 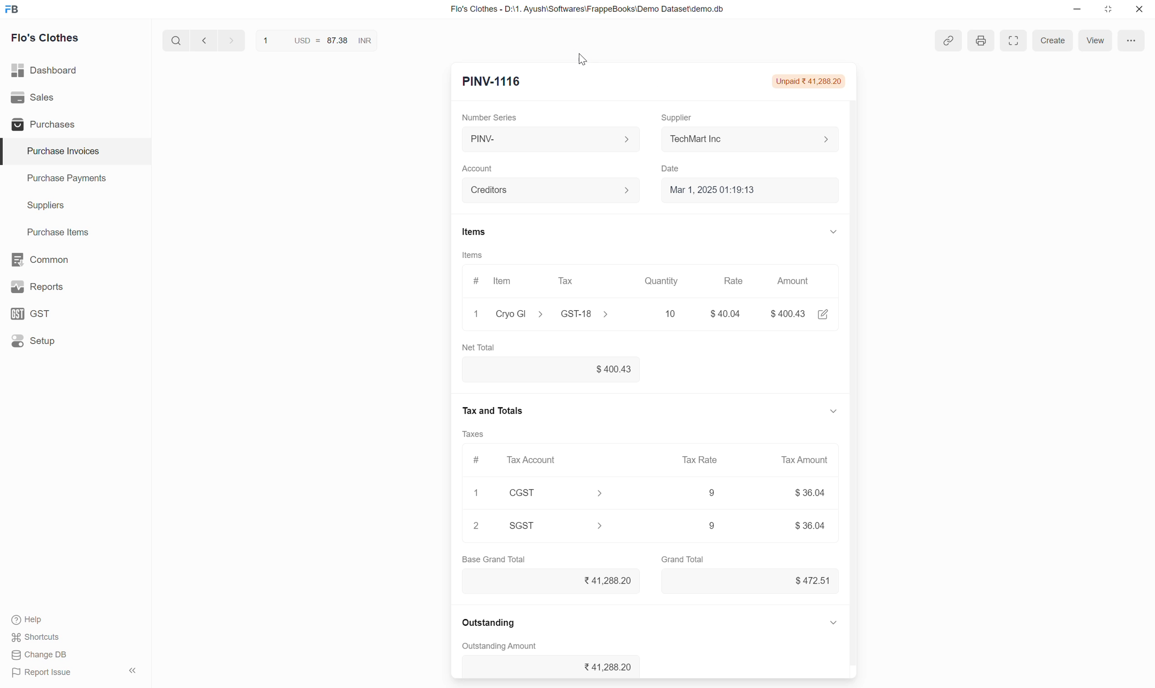 I want to click on previous, so click(x=230, y=39).